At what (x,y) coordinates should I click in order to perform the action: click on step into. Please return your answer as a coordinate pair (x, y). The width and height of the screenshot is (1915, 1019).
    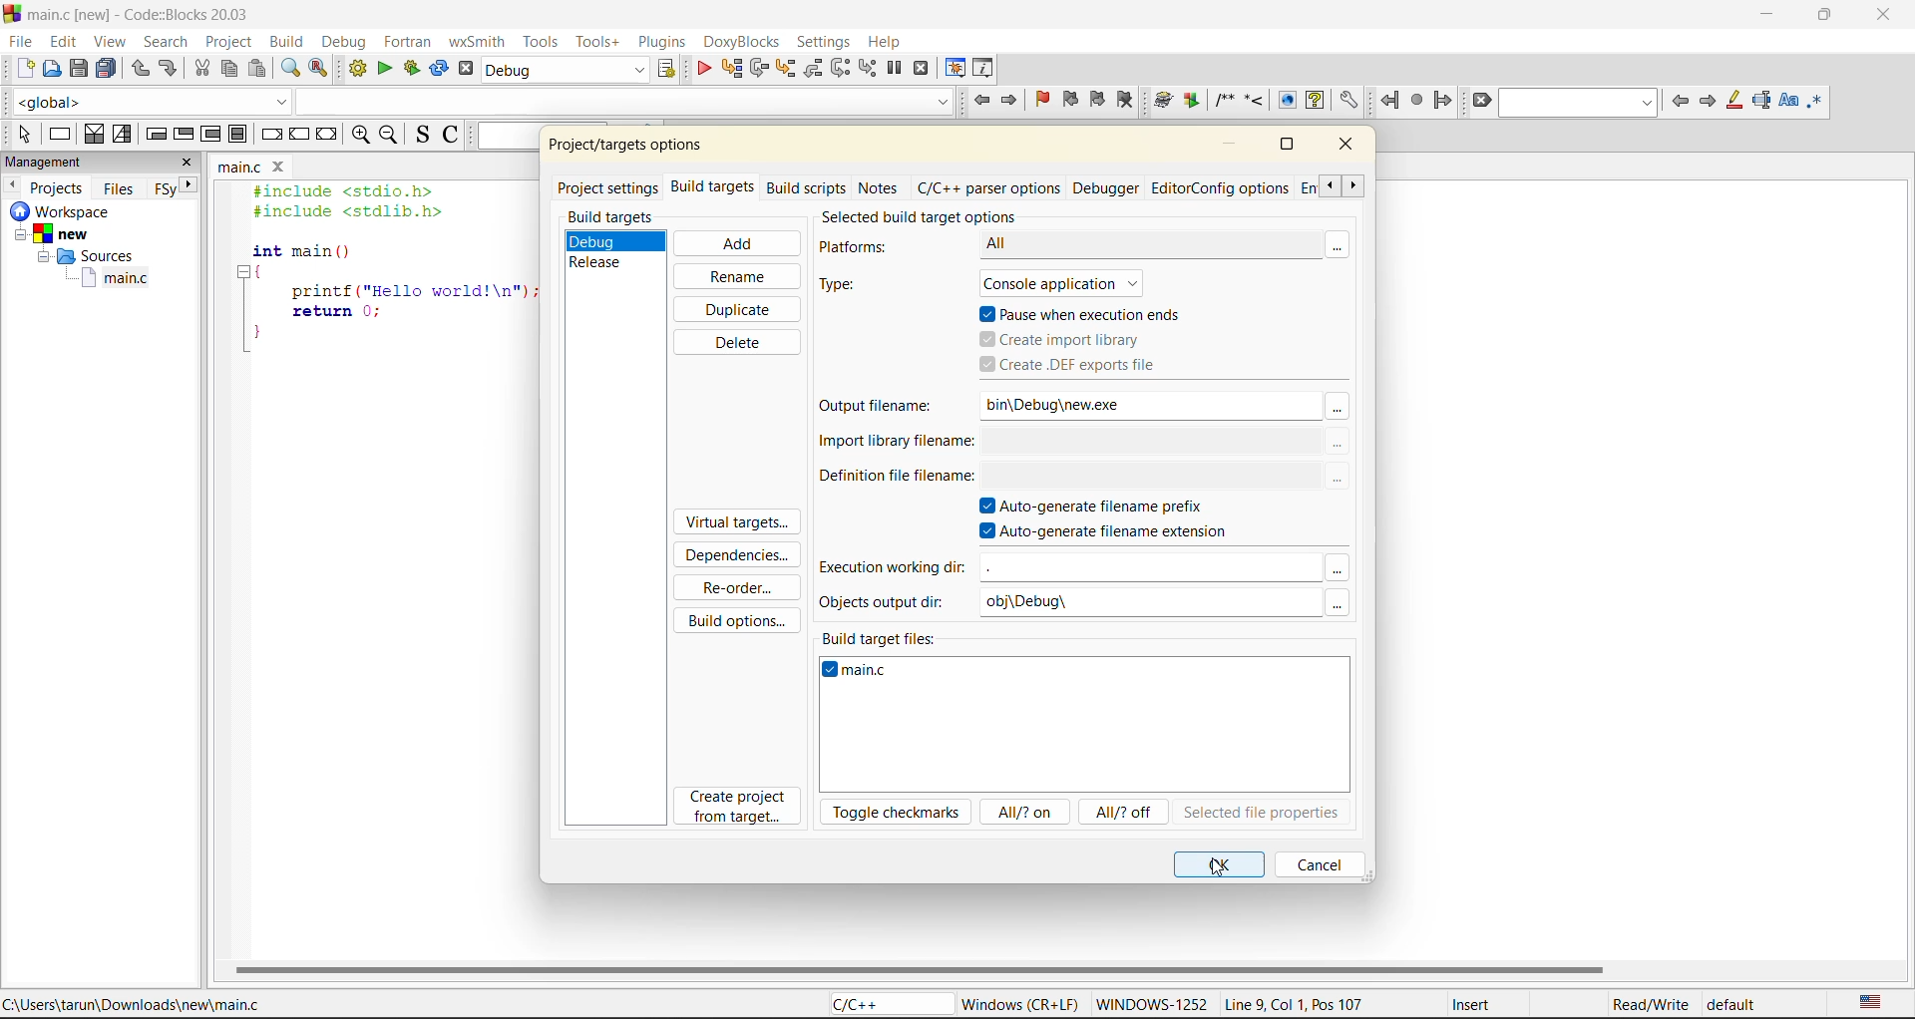
    Looking at the image, I should click on (785, 71).